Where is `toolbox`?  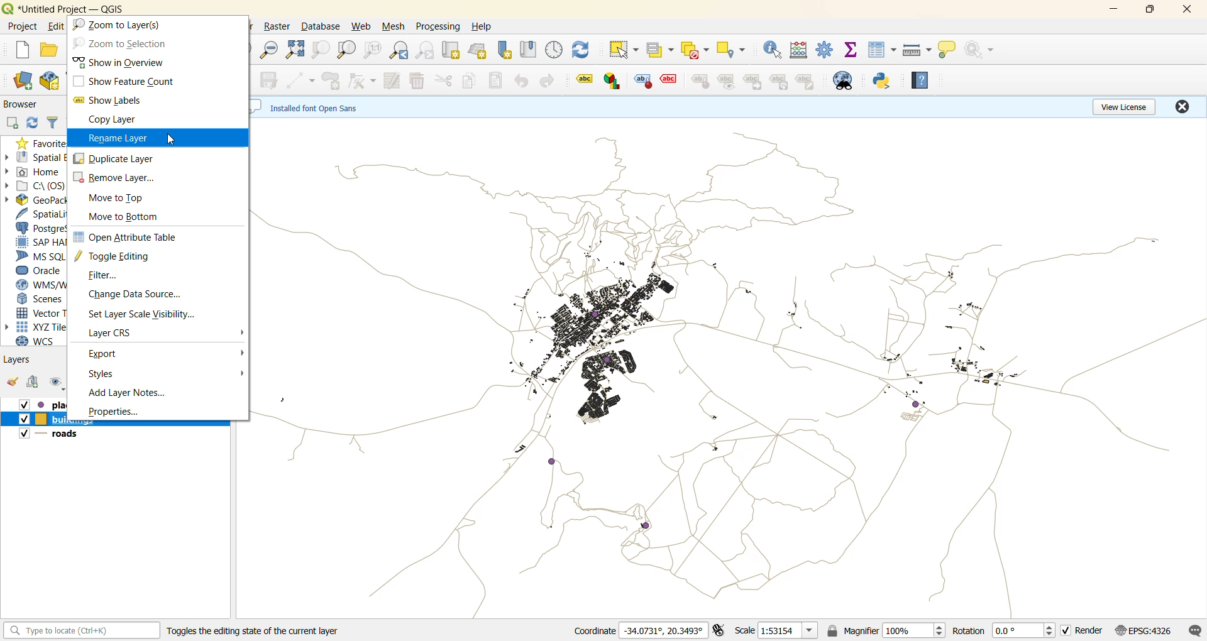
toolbox is located at coordinates (826, 50).